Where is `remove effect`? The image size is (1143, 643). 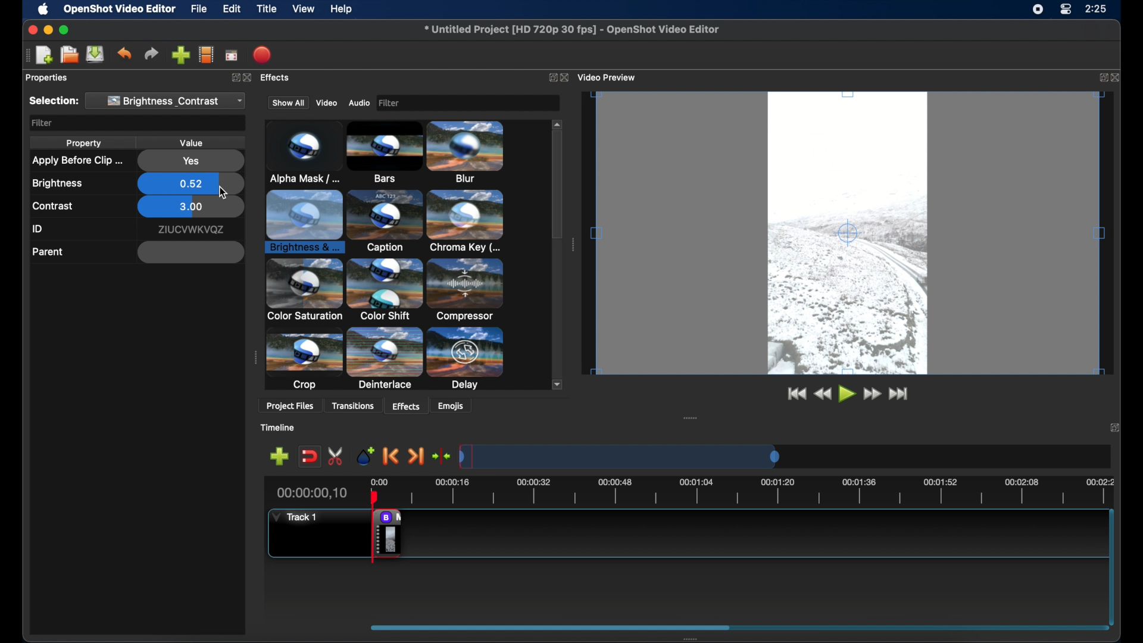 remove effect is located at coordinates (387, 533).